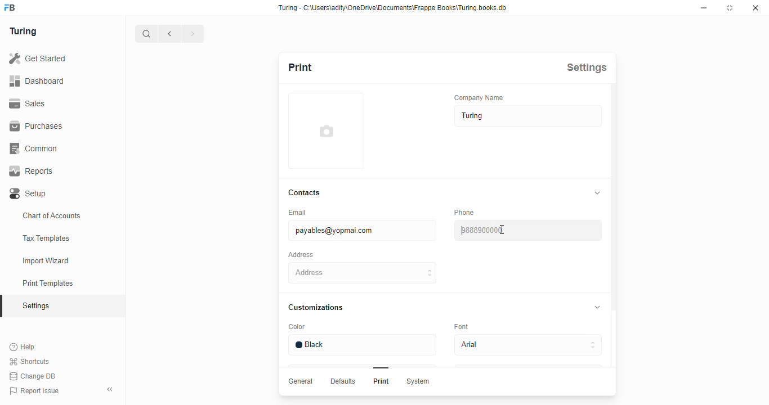 This screenshot has height=405, width=769. What do you see at coordinates (393, 7) in the screenshot?
I see `Turing - C-\Users\adity\OneDrive\Documents\Frappe Books\Turing.books.db` at bounding box center [393, 7].